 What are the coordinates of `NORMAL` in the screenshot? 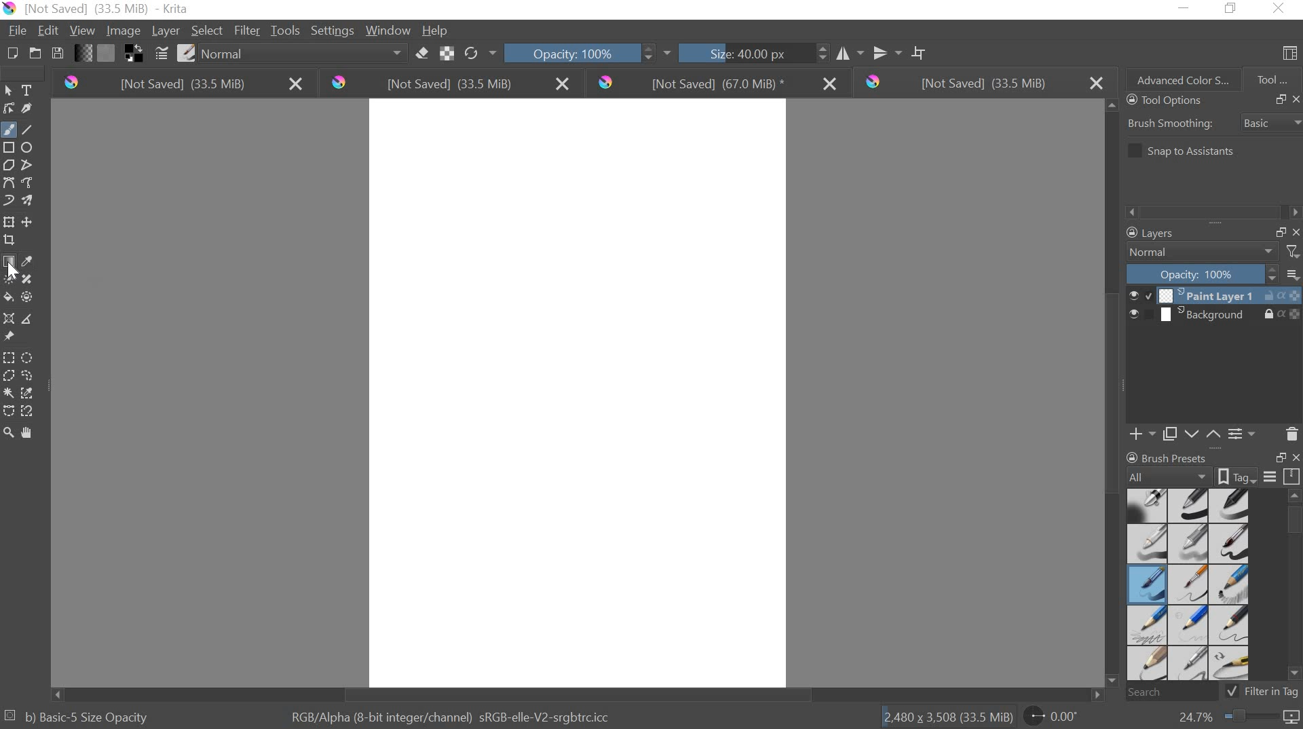 It's located at (1203, 253).